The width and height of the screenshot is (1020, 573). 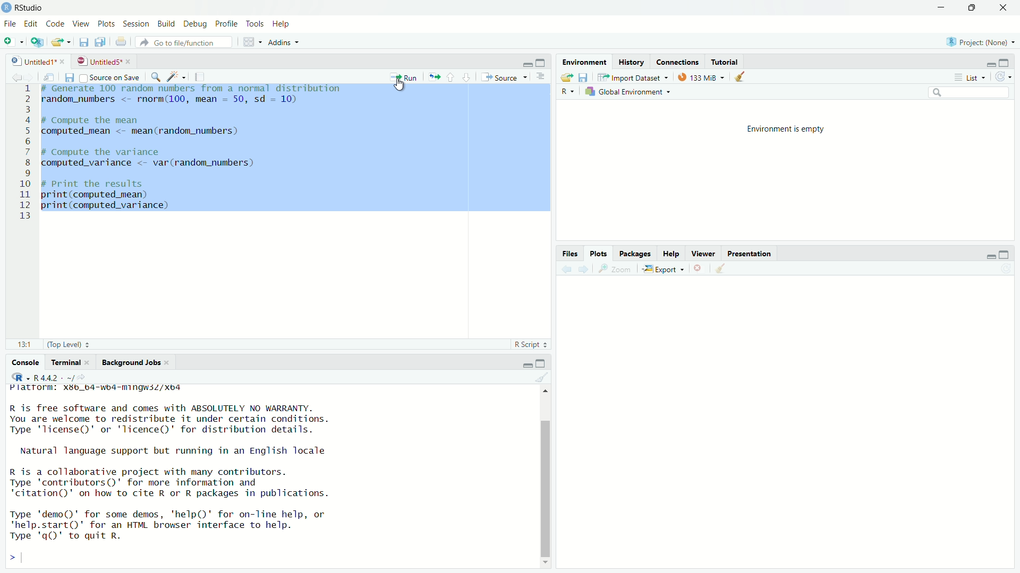 I want to click on list, so click(x=970, y=78).